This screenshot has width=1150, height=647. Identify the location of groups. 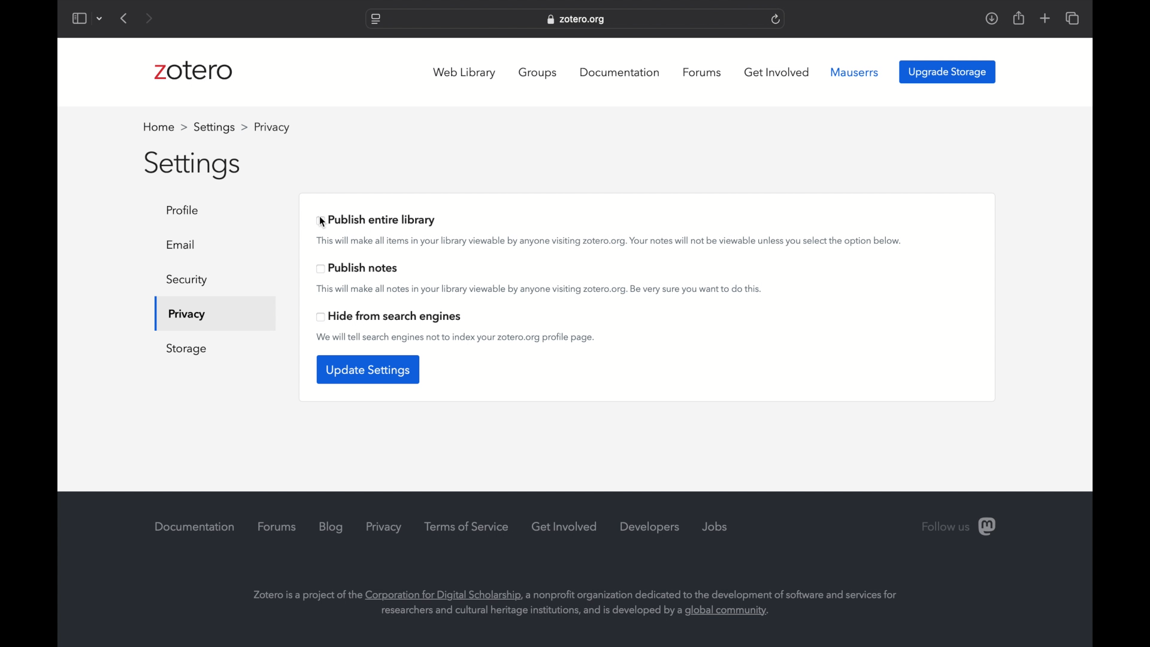
(540, 73).